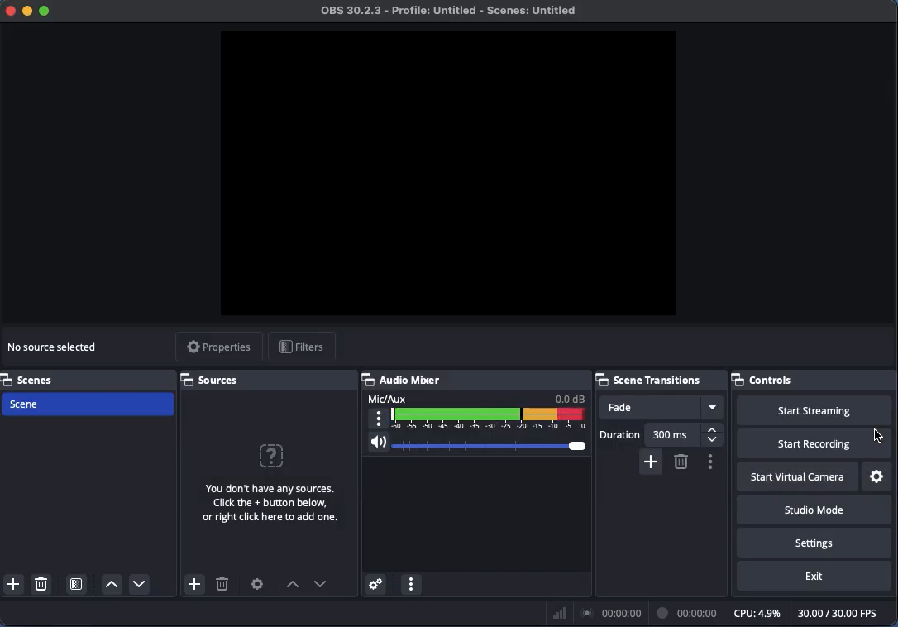 This screenshot has height=627, width=898. What do you see at coordinates (375, 585) in the screenshot?
I see `Advanced audio properties` at bounding box center [375, 585].